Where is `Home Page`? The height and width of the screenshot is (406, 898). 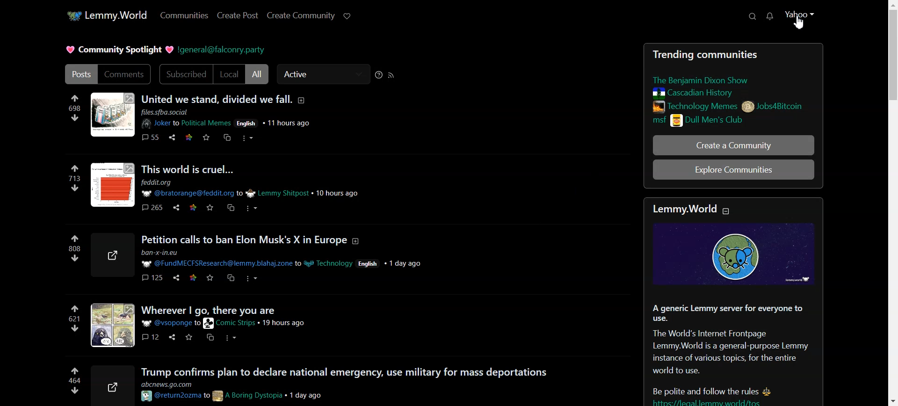
Home Page is located at coordinates (106, 15).